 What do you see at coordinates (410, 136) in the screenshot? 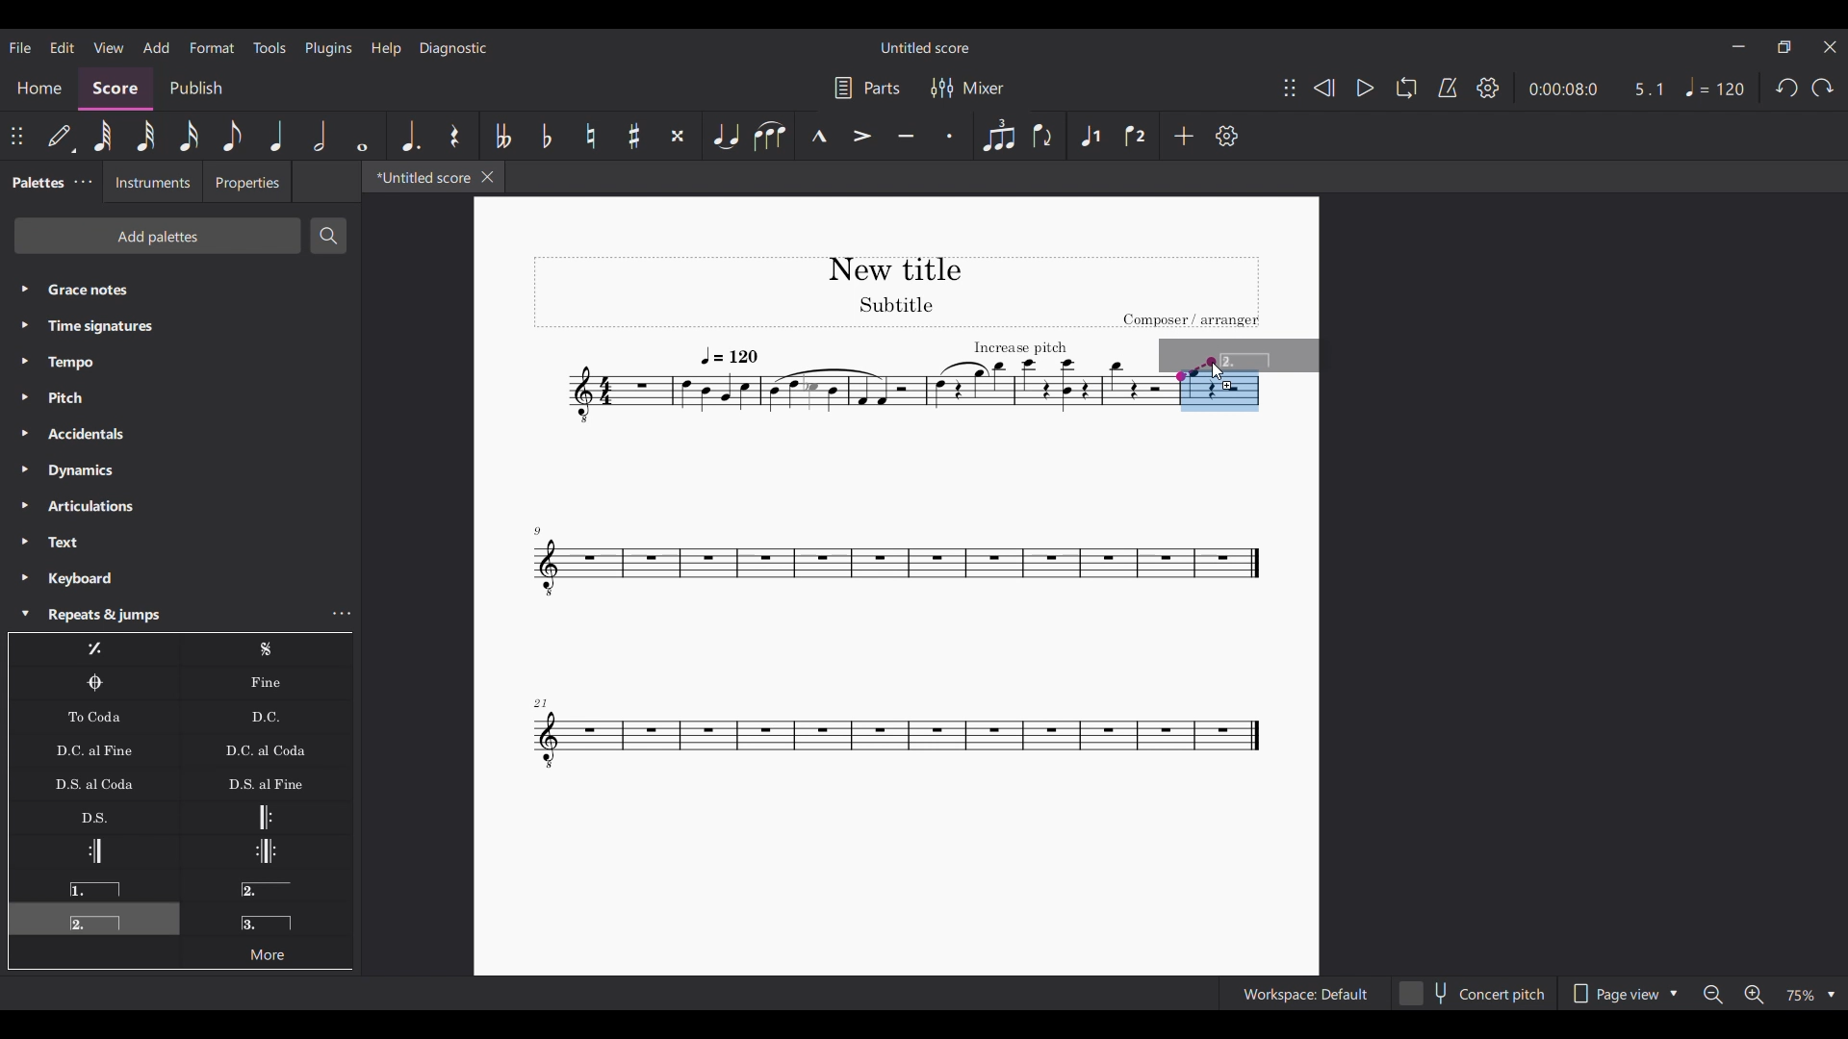
I see `Augmentation dot` at bounding box center [410, 136].